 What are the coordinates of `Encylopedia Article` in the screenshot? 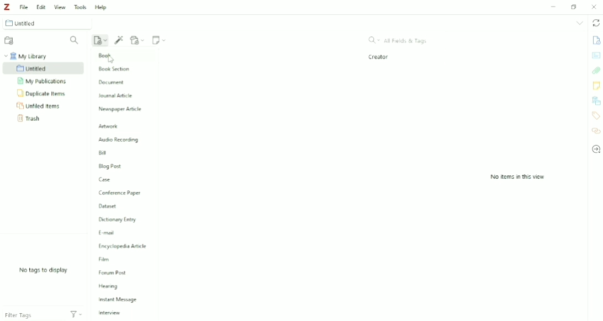 It's located at (123, 247).